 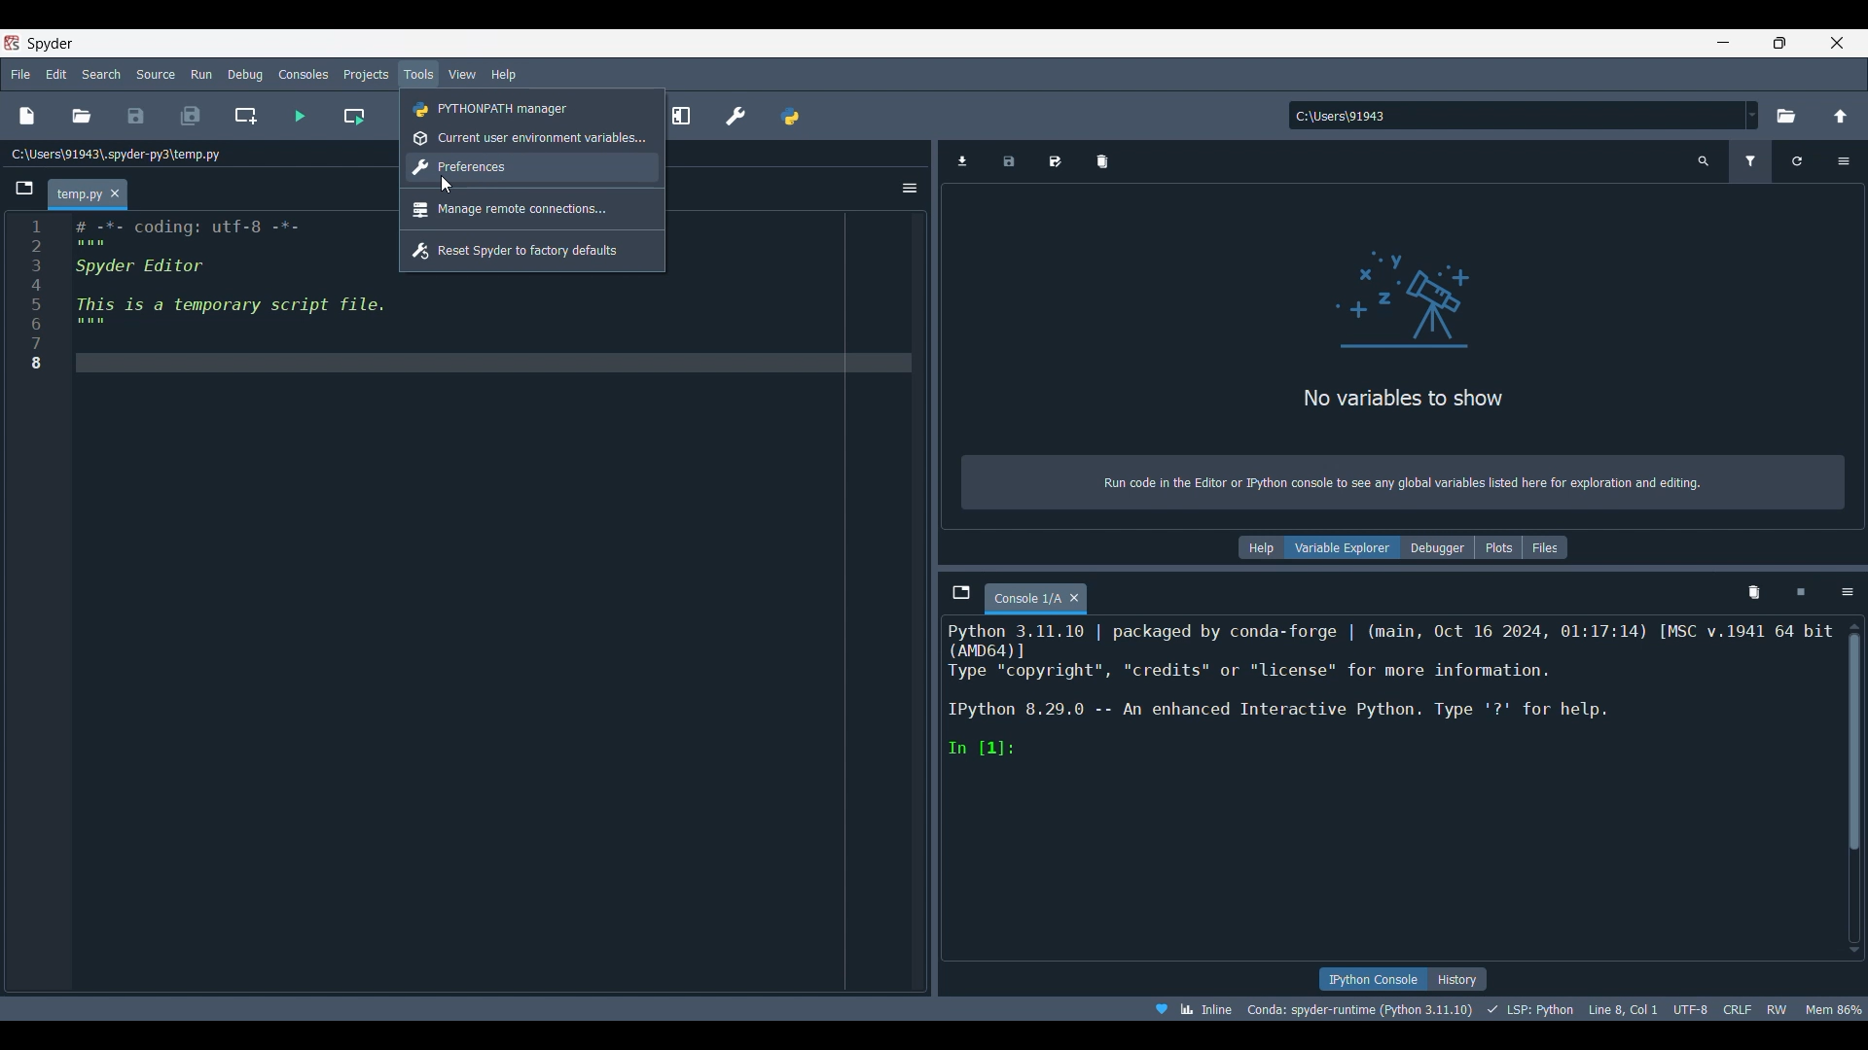 What do you see at coordinates (135, 116) in the screenshot?
I see `Save` at bounding box center [135, 116].